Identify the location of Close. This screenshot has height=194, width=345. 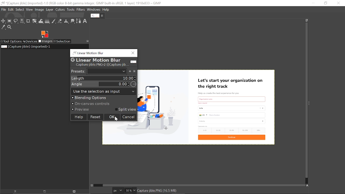
(339, 3).